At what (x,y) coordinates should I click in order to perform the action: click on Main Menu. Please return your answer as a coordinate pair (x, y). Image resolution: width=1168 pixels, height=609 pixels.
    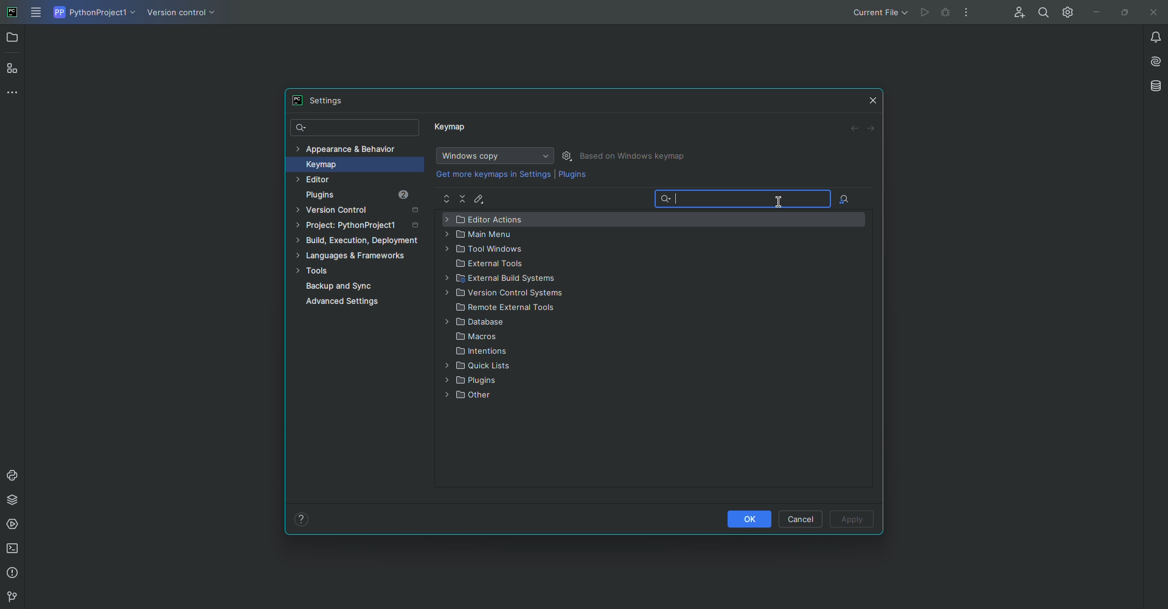
    Looking at the image, I should click on (484, 235).